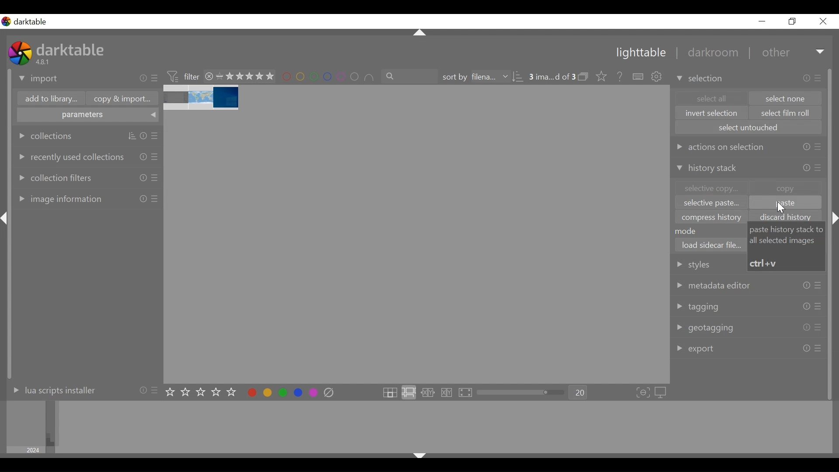 The image size is (839, 472). What do you see at coordinates (466, 393) in the screenshot?
I see `click to enter full preview layout` at bounding box center [466, 393].